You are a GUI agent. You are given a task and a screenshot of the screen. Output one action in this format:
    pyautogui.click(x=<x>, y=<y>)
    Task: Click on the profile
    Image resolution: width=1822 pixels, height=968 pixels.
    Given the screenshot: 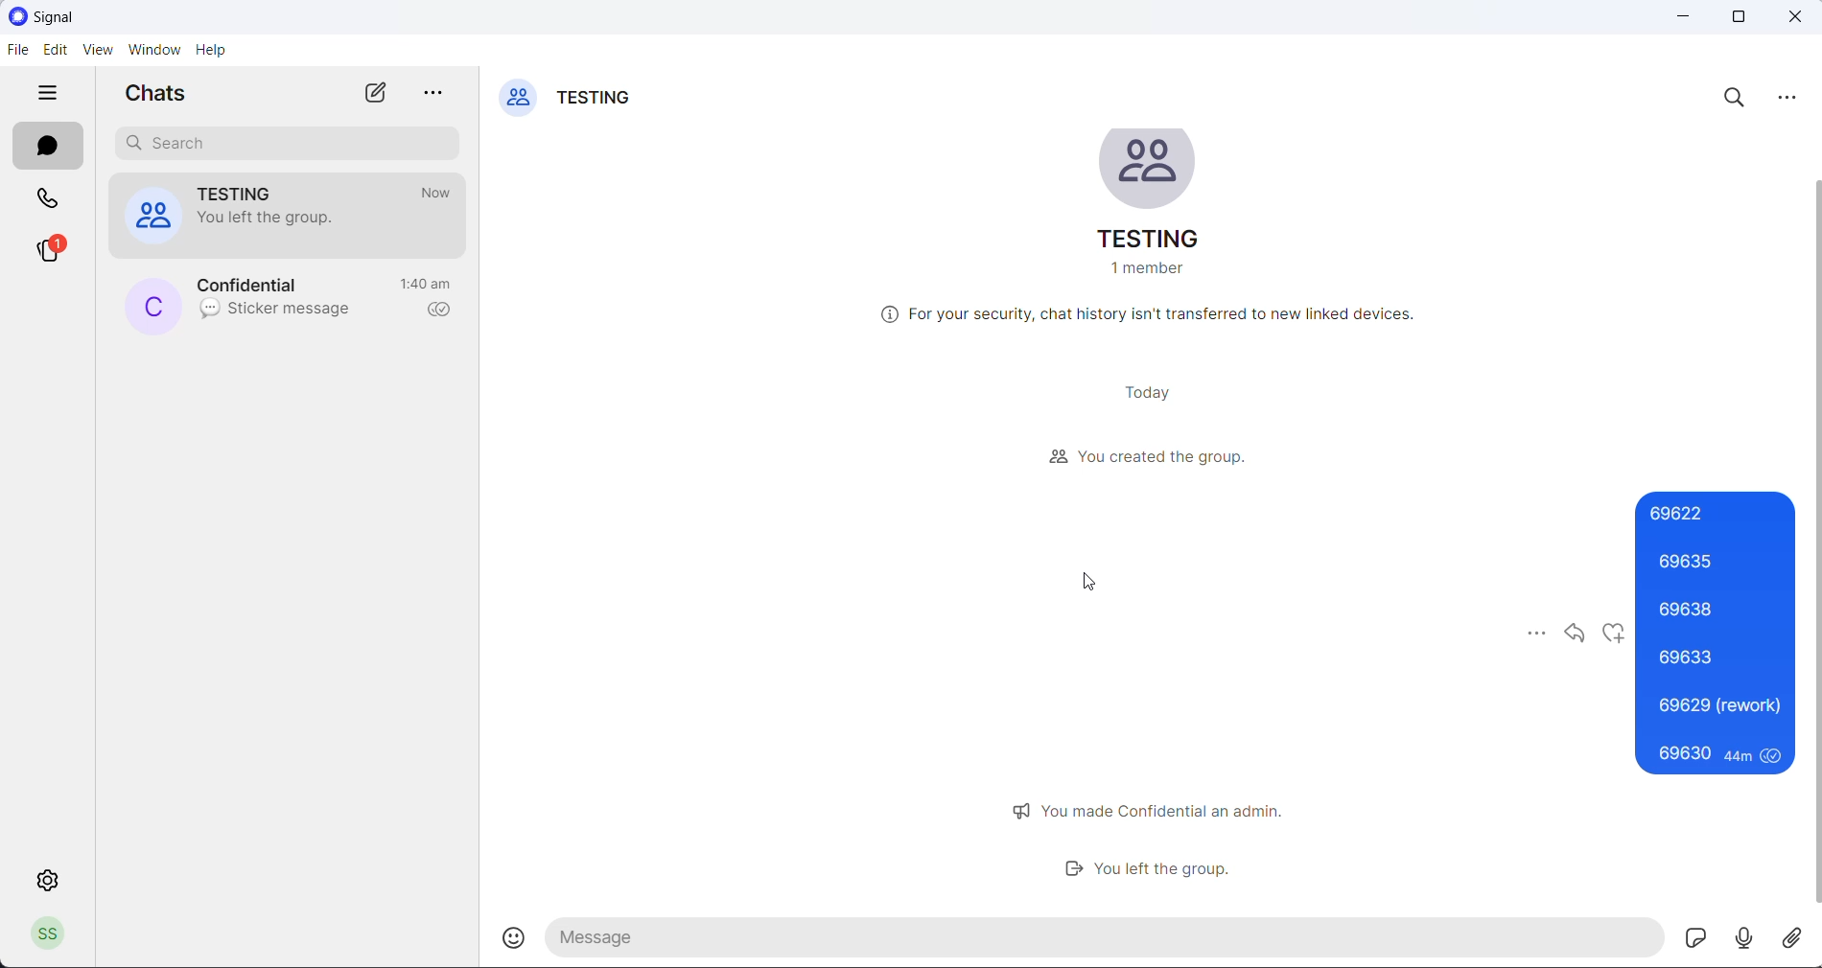 What is the action you would take?
    pyautogui.click(x=54, y=933)
    